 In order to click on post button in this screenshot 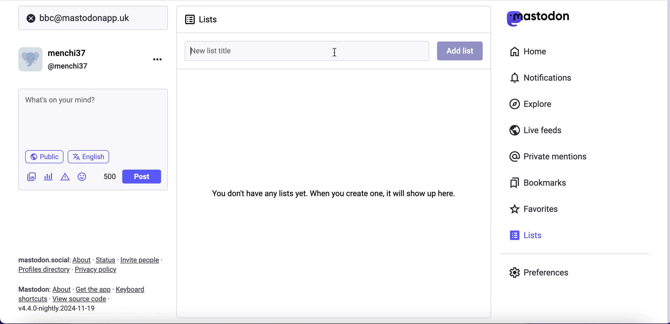, I will do `click(143, 177)`.